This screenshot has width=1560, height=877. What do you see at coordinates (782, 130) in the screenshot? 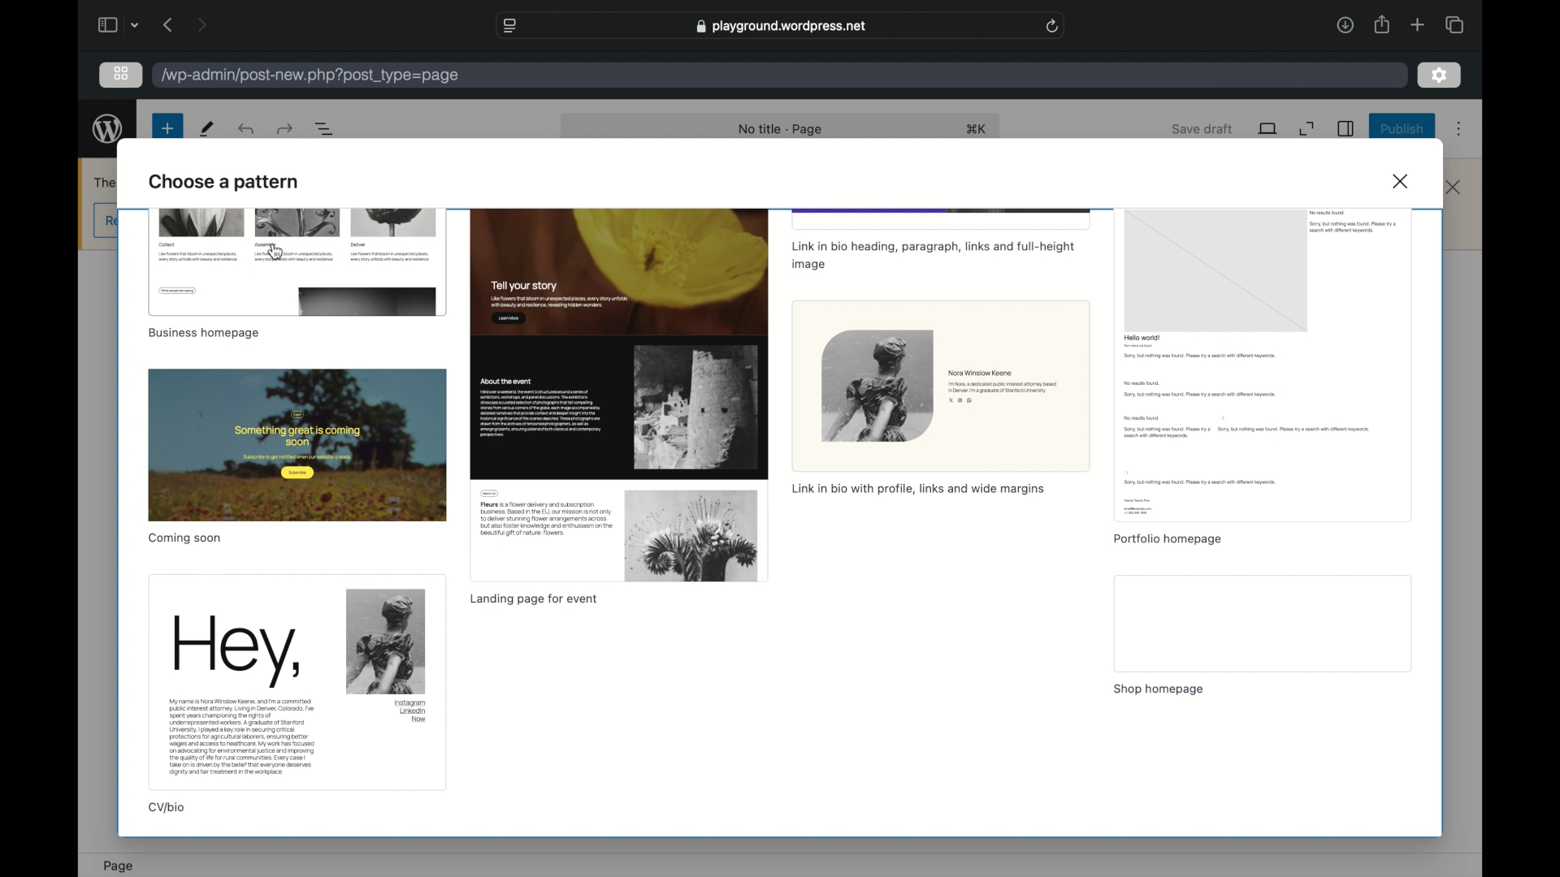
I see `no title - page` at bounding box center [782, 130].